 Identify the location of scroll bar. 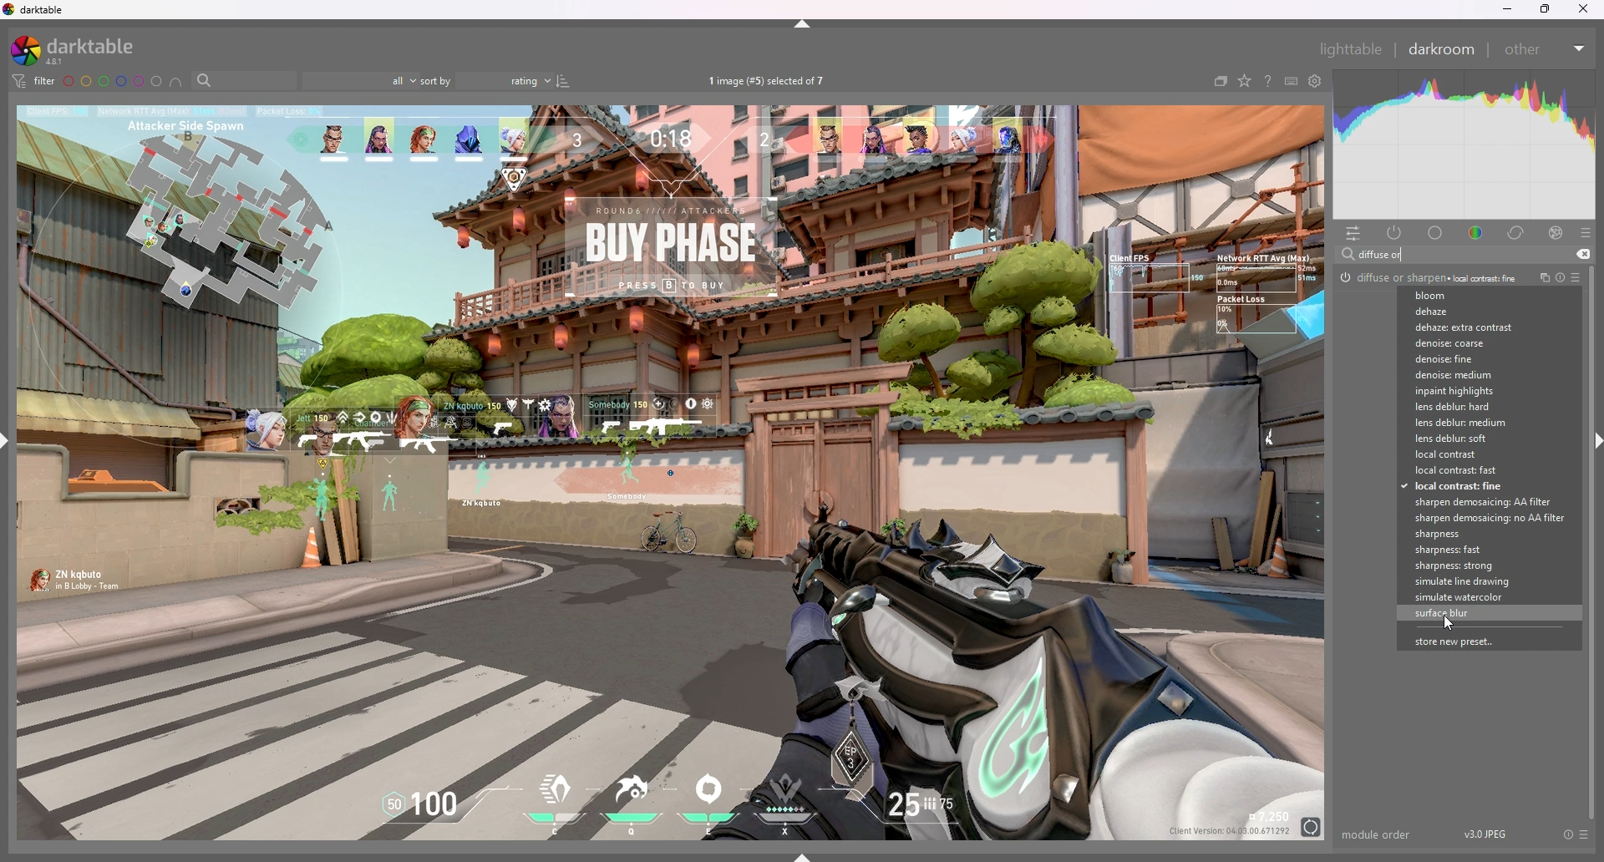
(1592, 540).